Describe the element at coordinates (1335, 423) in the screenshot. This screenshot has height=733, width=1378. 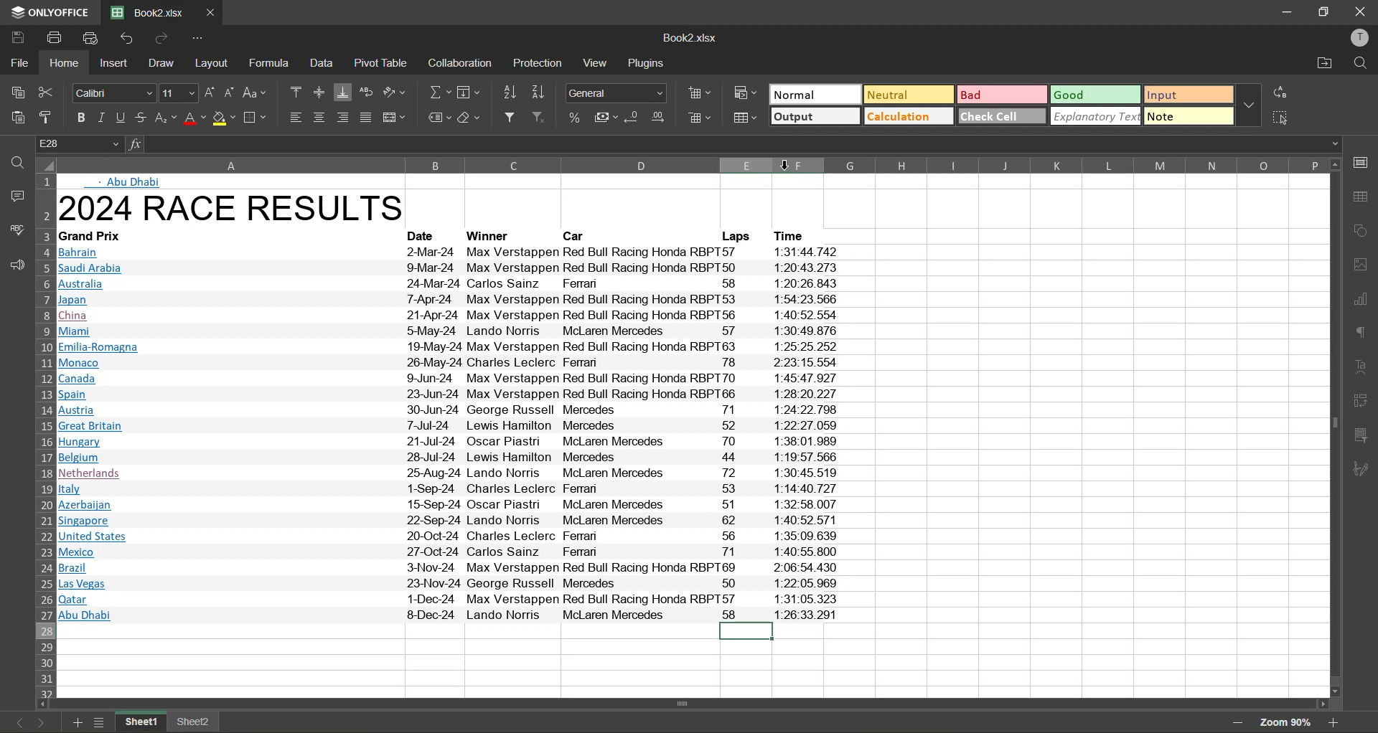
I see `vertical scrollbar` at that location.